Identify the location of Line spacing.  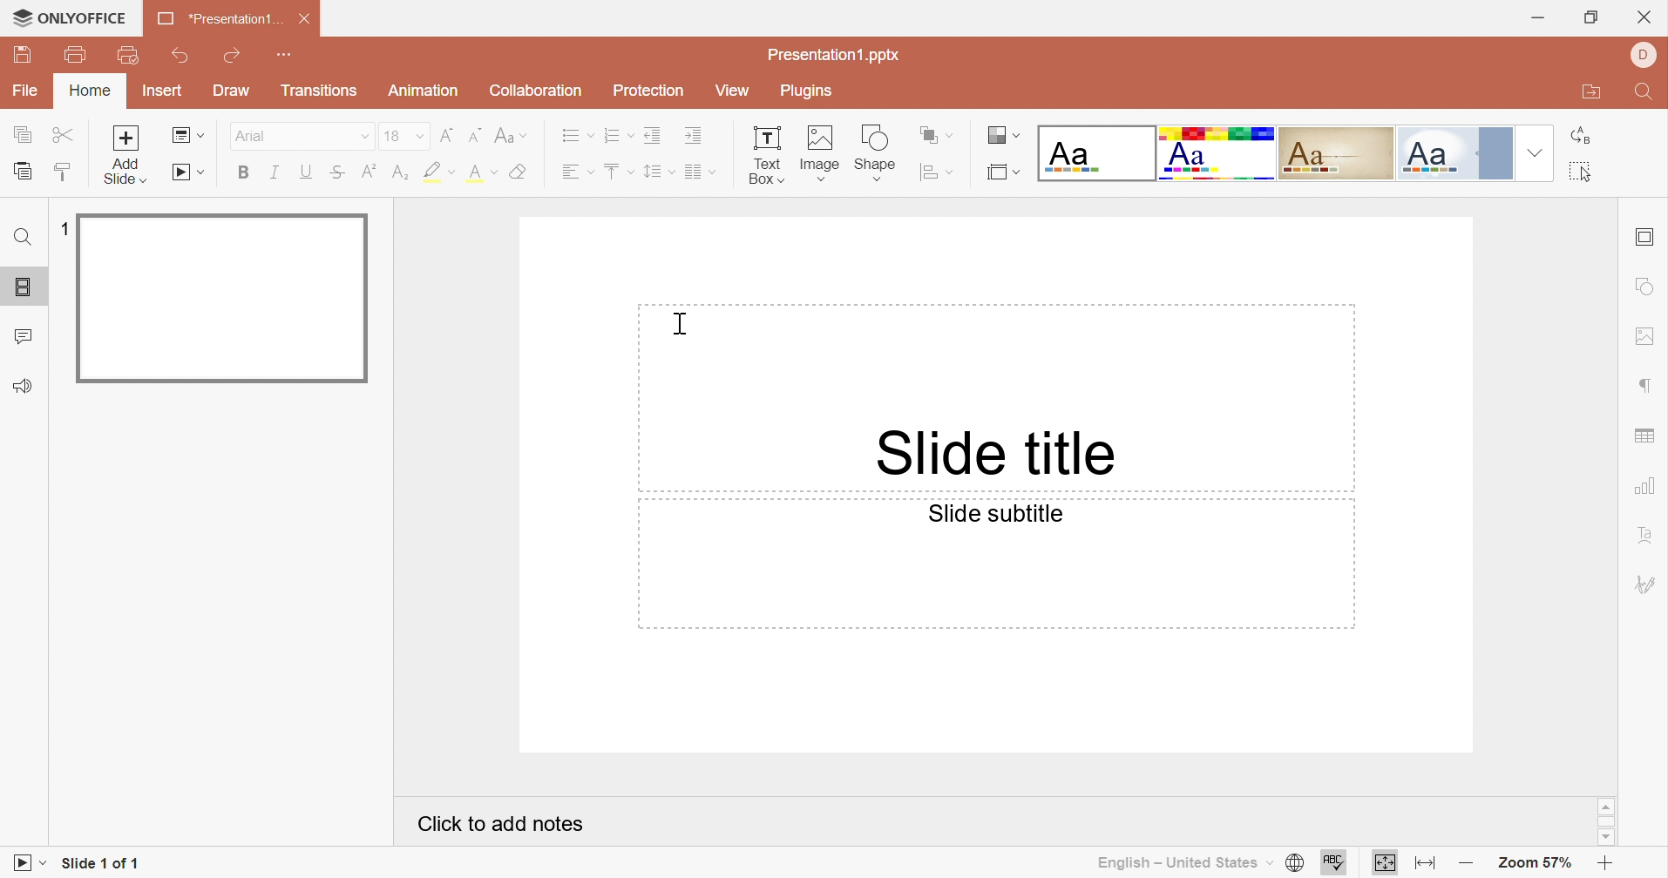
(651, 174).